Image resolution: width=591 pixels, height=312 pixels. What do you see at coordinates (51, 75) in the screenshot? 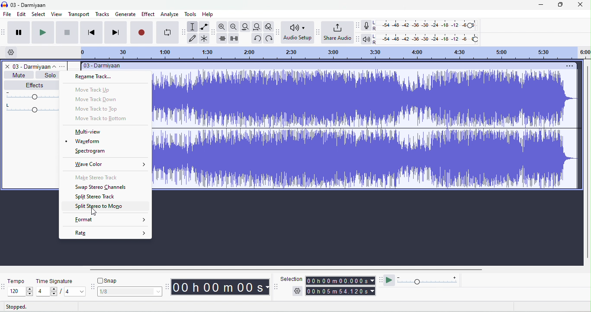
I see `solo` at bounding box center [51, 75].